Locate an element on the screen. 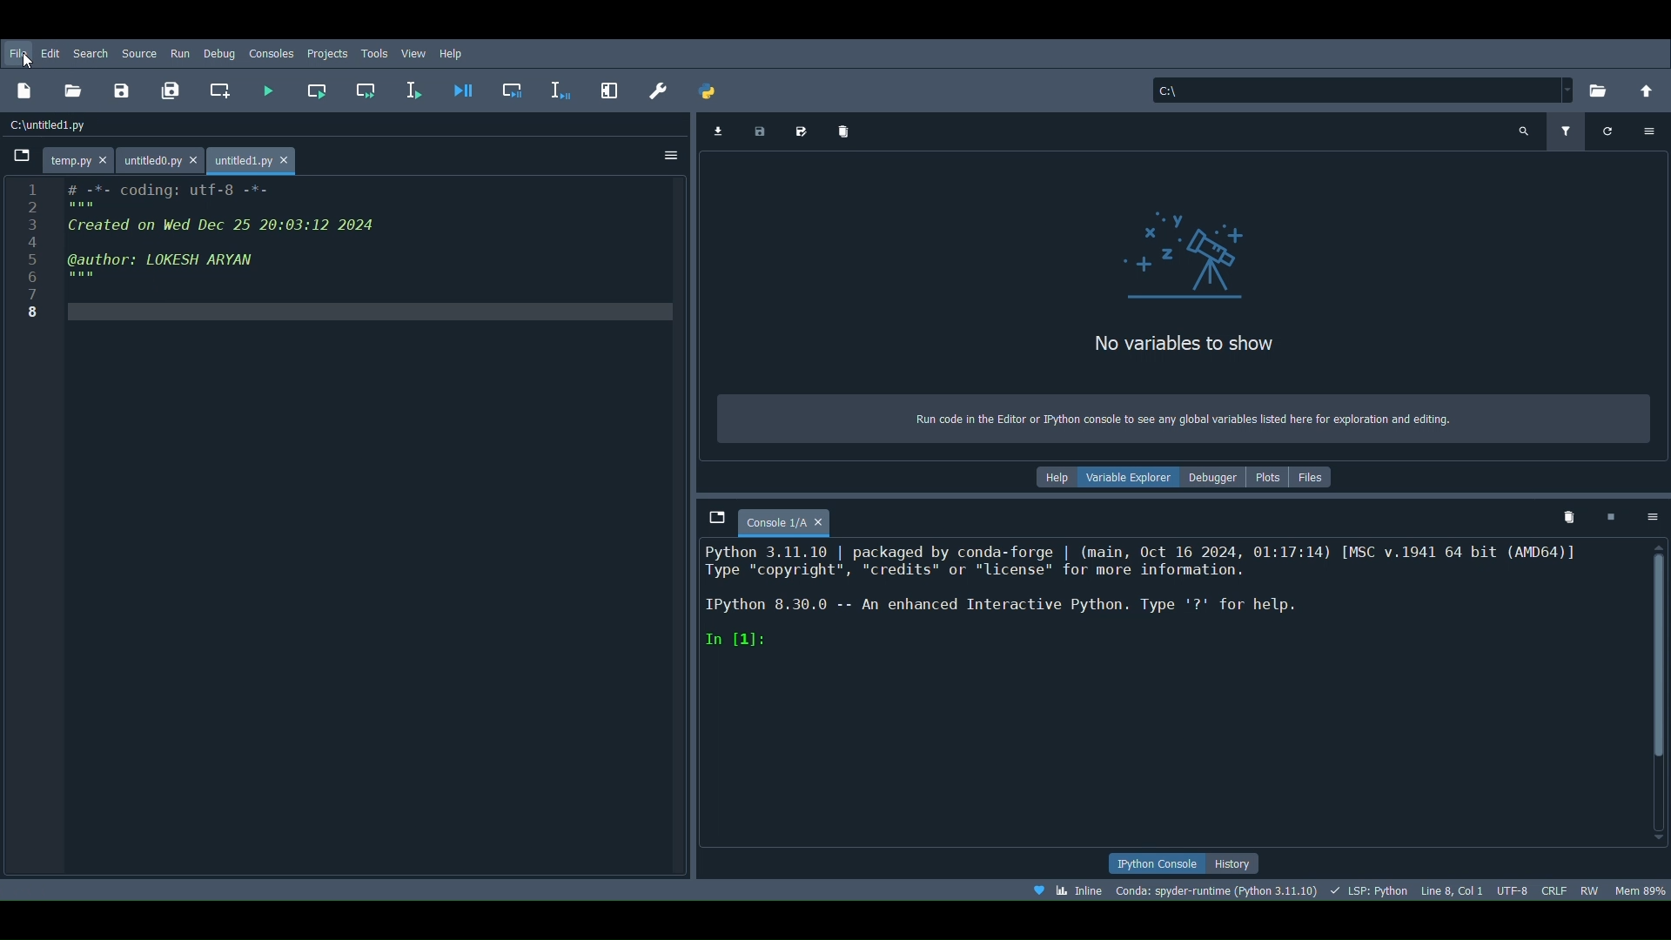  Click to toggle between inline and interactive Matplotlib plotting is located at coordinates (1066, 890).